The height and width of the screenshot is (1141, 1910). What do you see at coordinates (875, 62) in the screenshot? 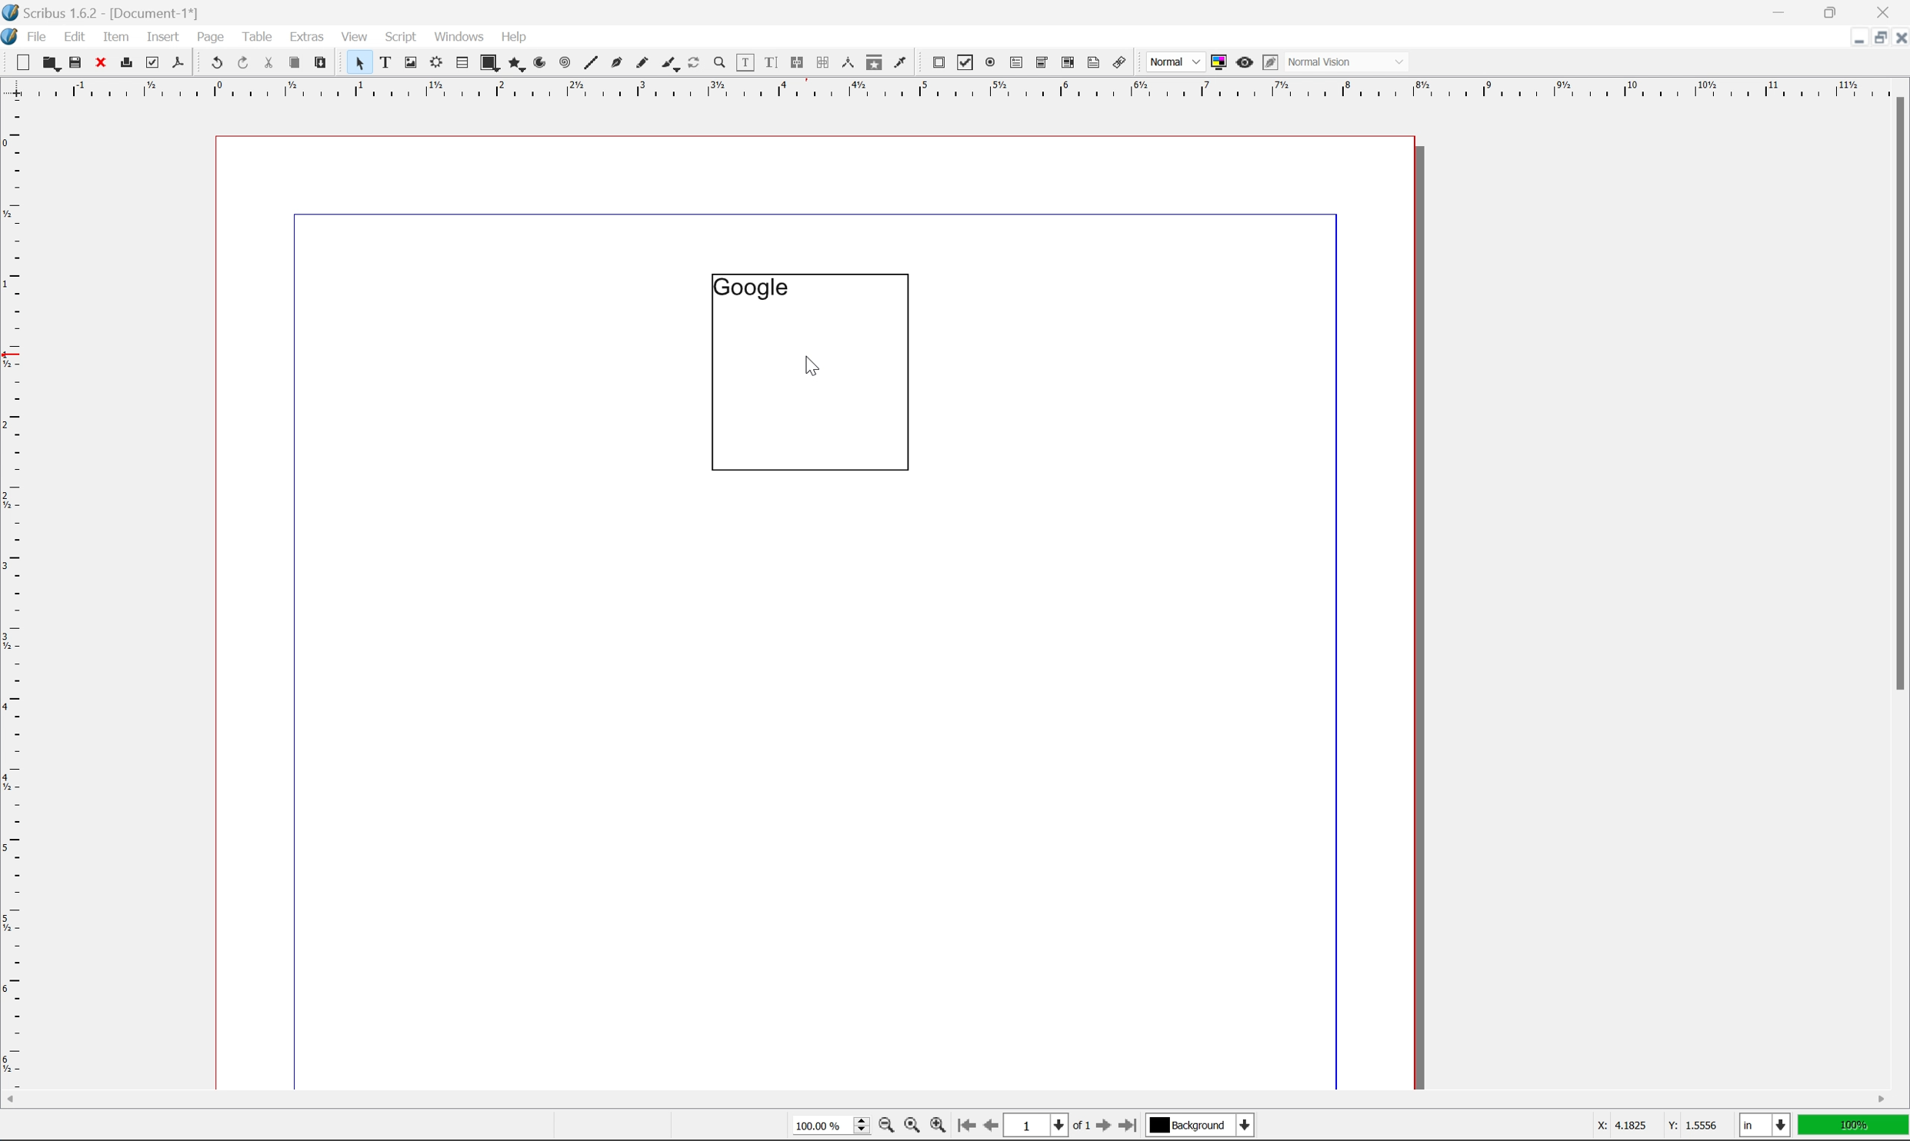
I see `copy item properties` at bounding box center [875, 62].